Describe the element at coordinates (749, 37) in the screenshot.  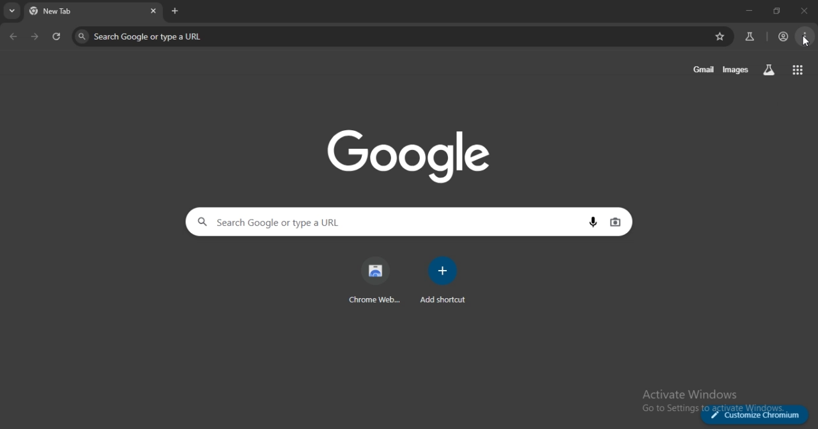
I see `search labs` at that location.